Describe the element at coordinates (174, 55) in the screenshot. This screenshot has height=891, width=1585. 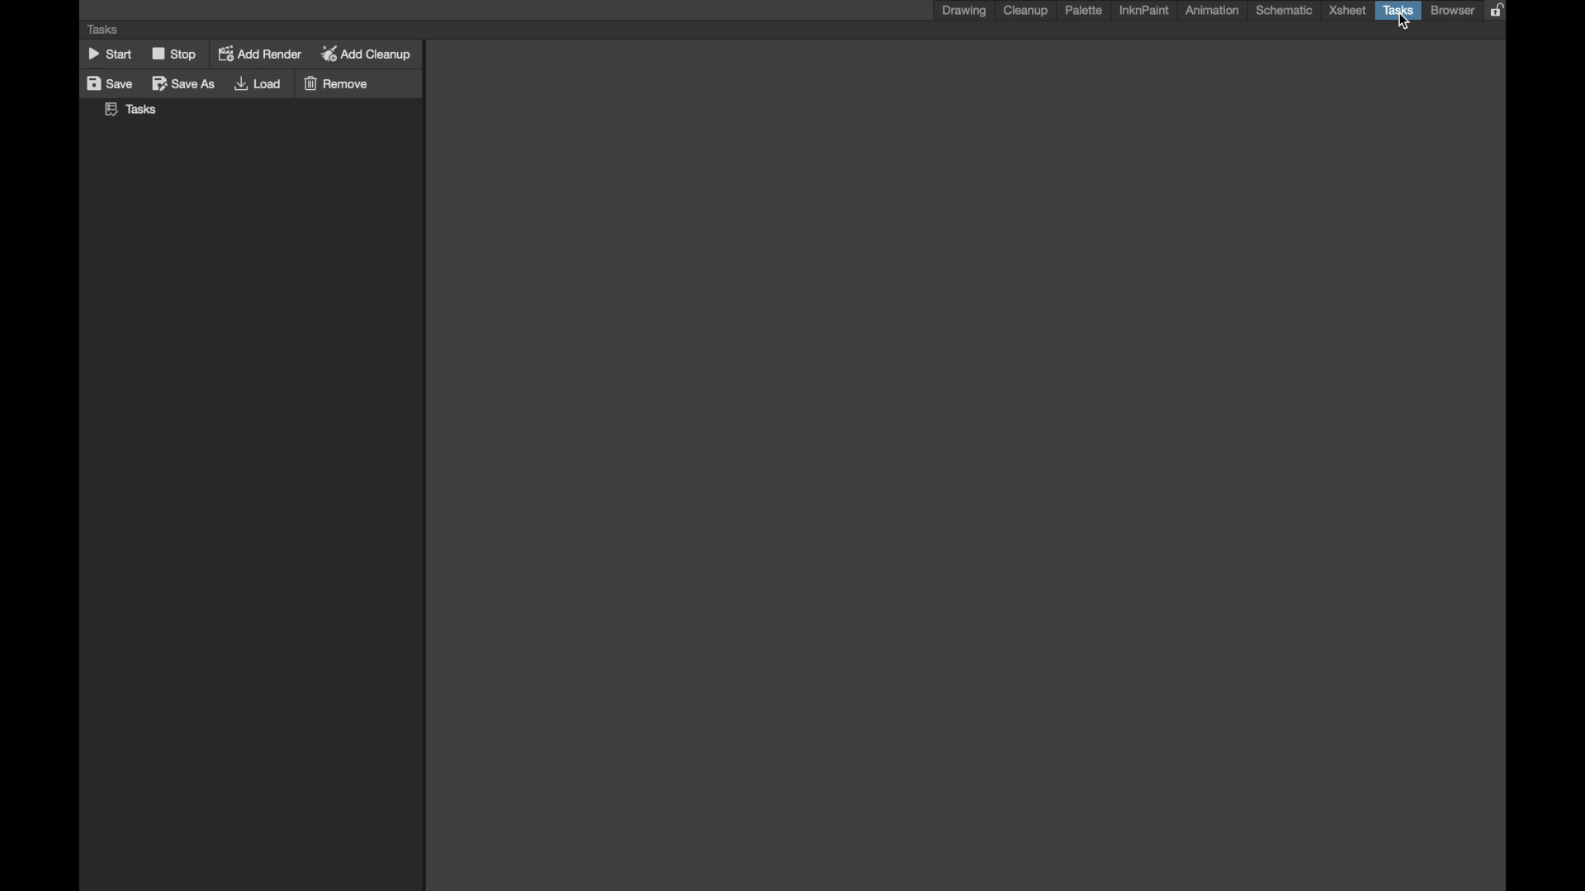
I see `stop` at that location.